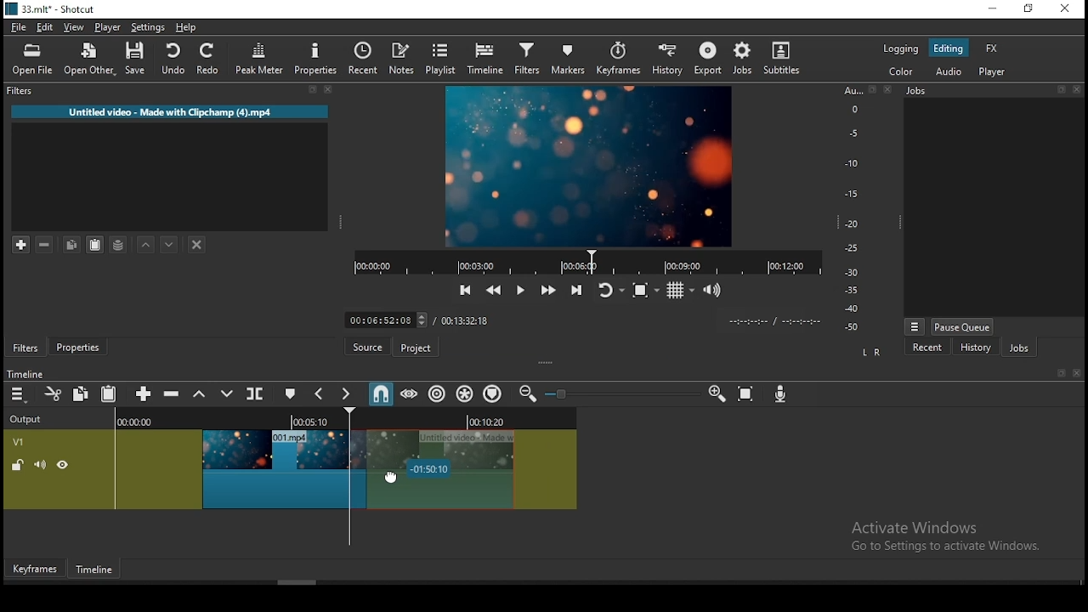 This screenshot has width=1088, height=612. I want to click on ripple all tracks, so click(465, 393).